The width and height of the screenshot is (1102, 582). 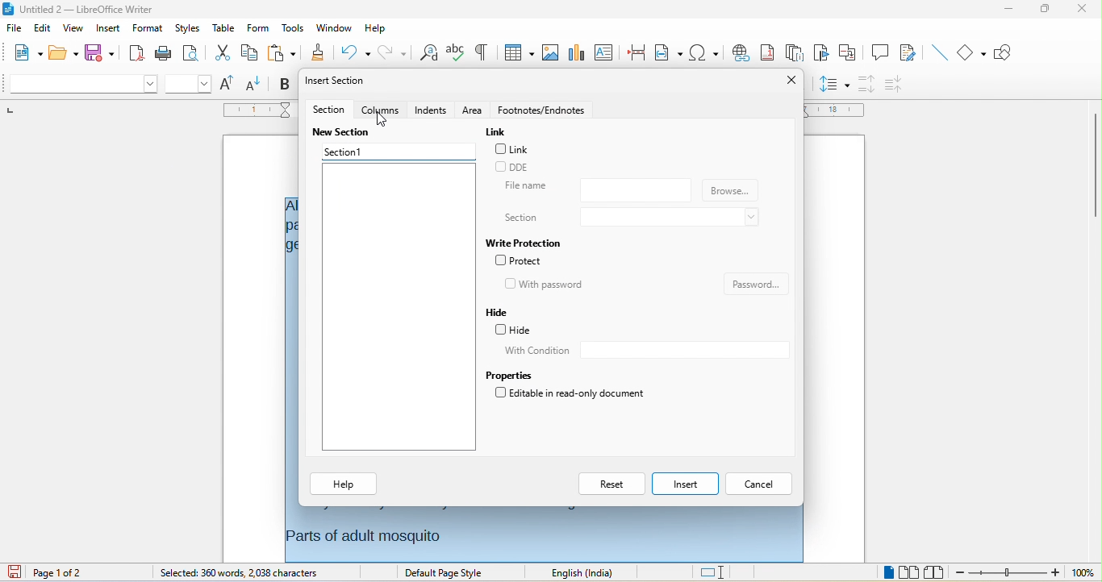 I want to click on columns, so click(x=382, y=110).